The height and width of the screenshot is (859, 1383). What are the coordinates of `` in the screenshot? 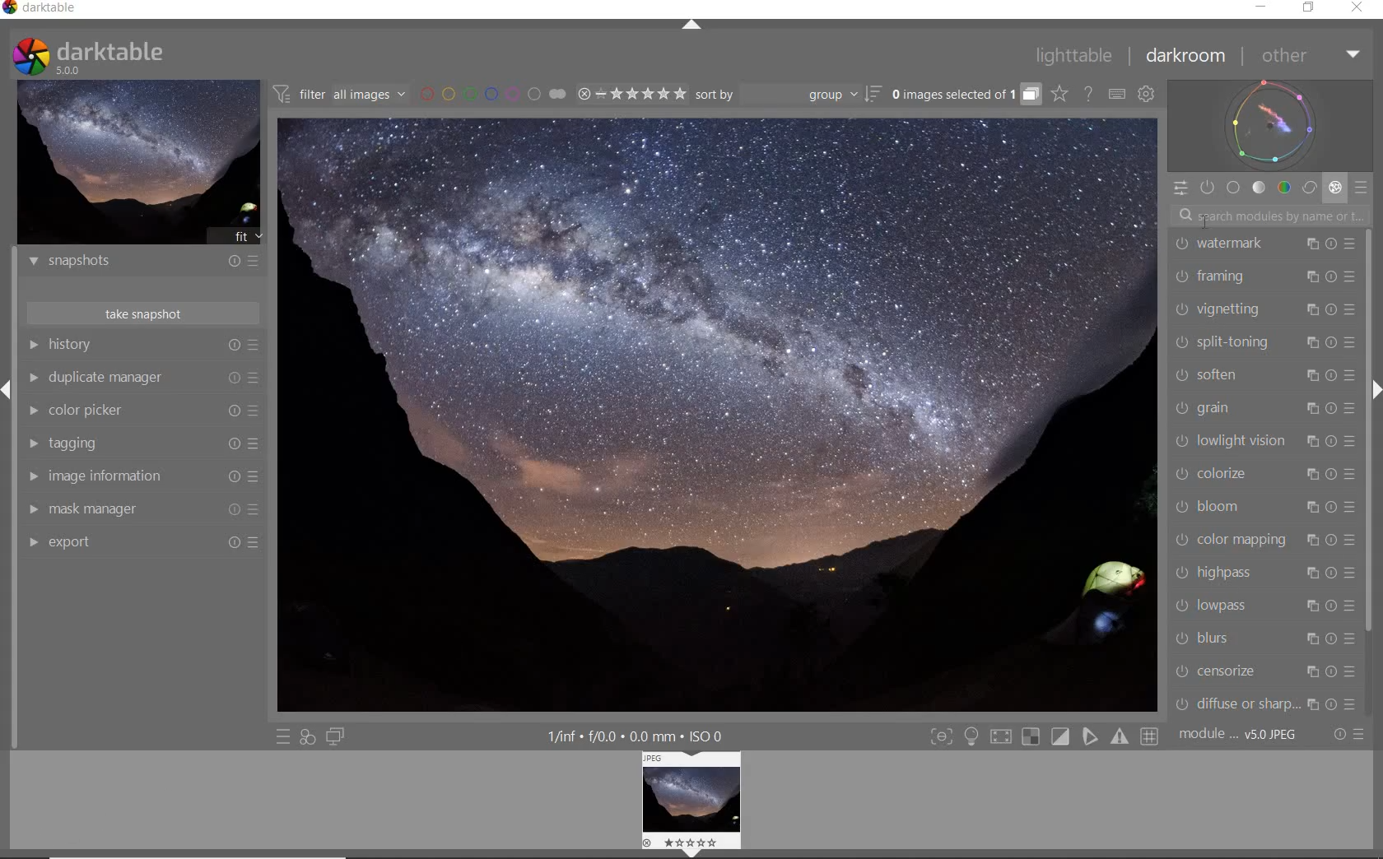 It's located at (1353, 510).